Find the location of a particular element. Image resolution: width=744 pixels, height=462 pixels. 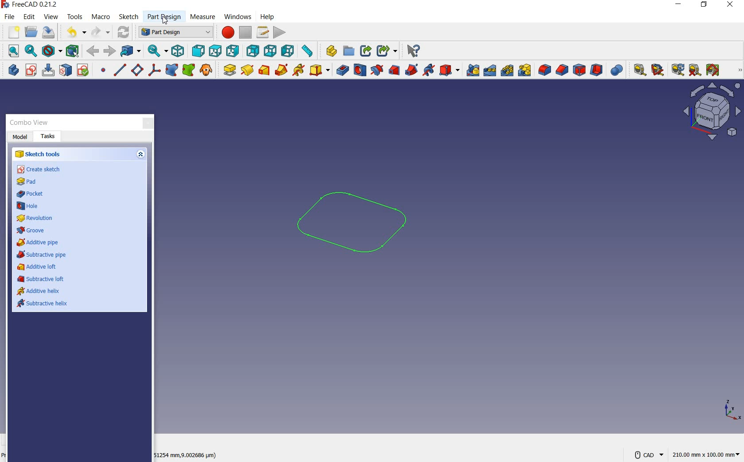

isometric is located at coordinates (179, 51).